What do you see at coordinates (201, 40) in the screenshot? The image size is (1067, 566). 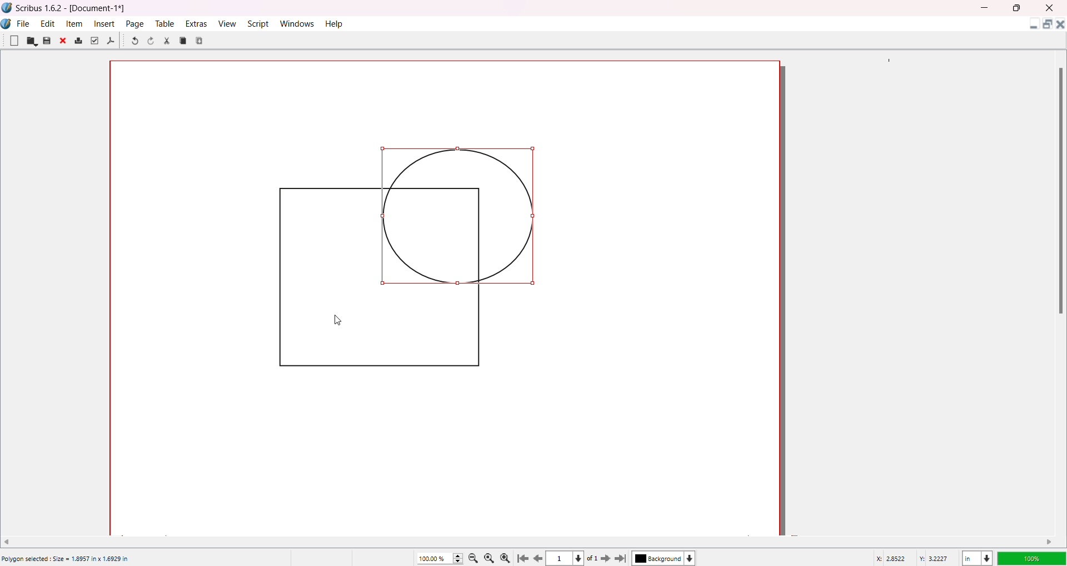 I see `Paste` at bounding box center [201, 40].